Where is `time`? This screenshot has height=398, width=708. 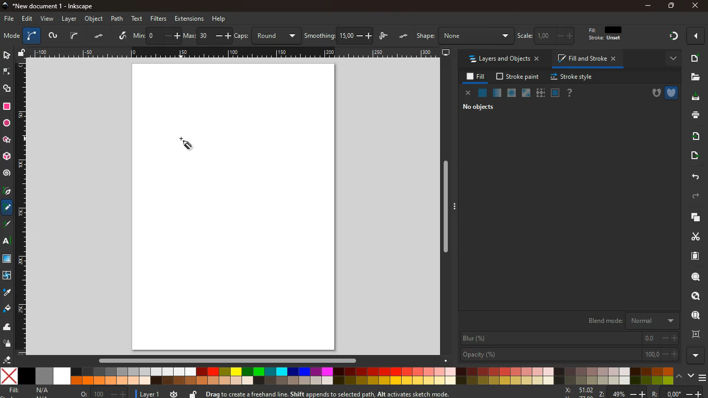
time is located at coordinates (174, 394).